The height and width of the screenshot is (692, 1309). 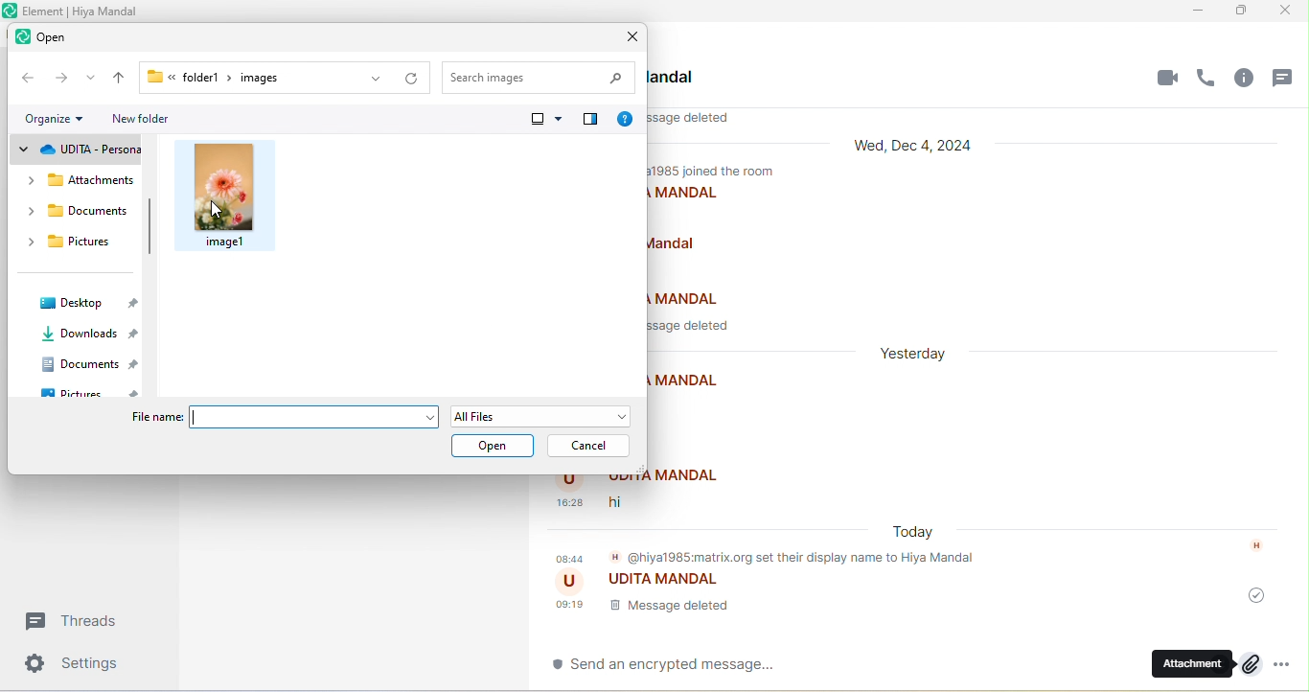 What do you see at coordinates (631, 503) in the screenshot?
I see `hi` at bounding box center [631, 503].